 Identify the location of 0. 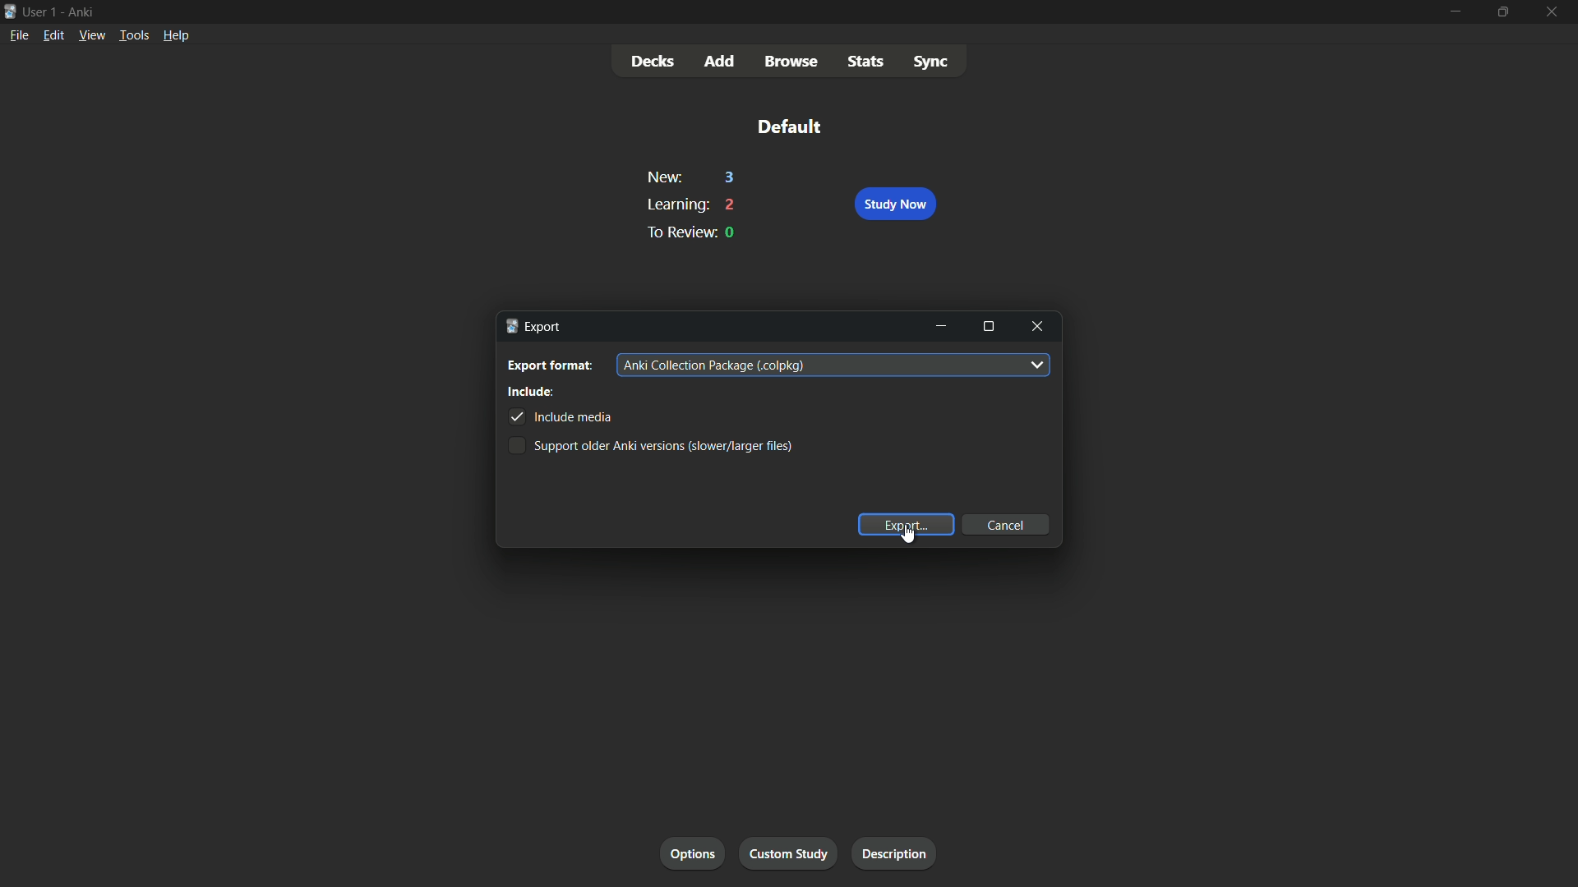
(731, 233).